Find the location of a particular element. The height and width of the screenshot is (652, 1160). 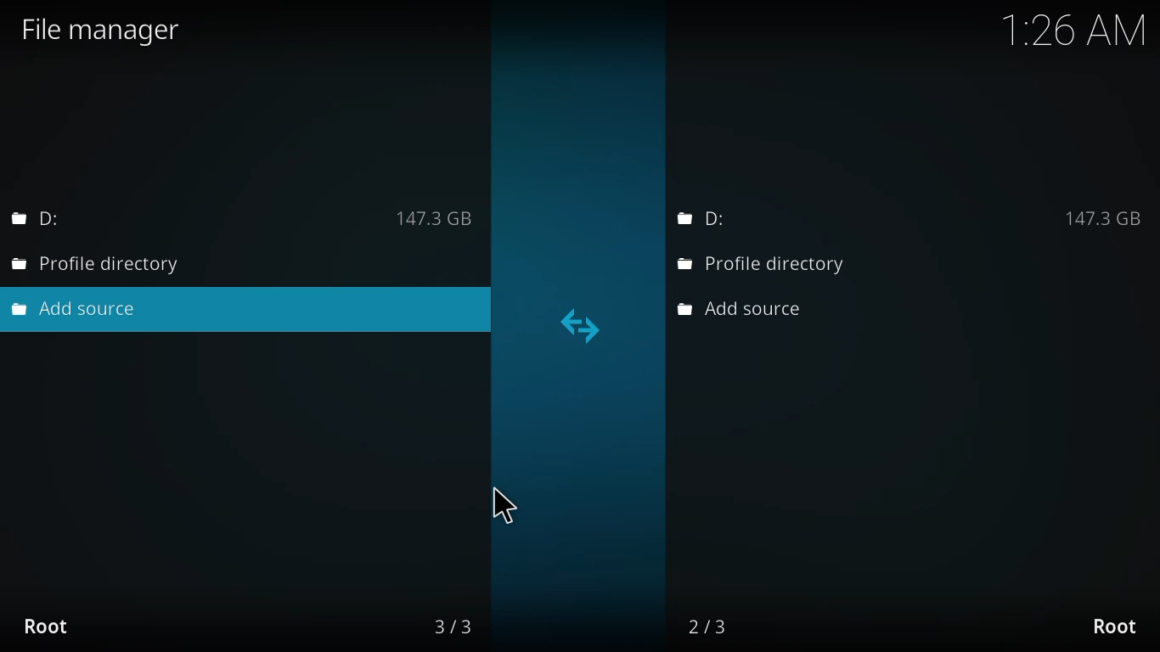

File manager is located at coordinates (98, 28).